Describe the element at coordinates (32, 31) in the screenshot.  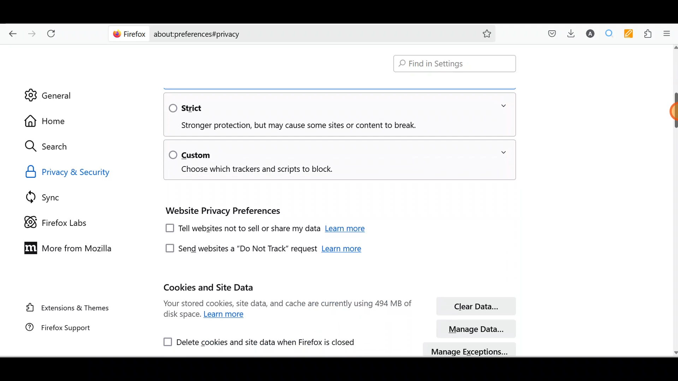
I see `Go forward one page` at that location.